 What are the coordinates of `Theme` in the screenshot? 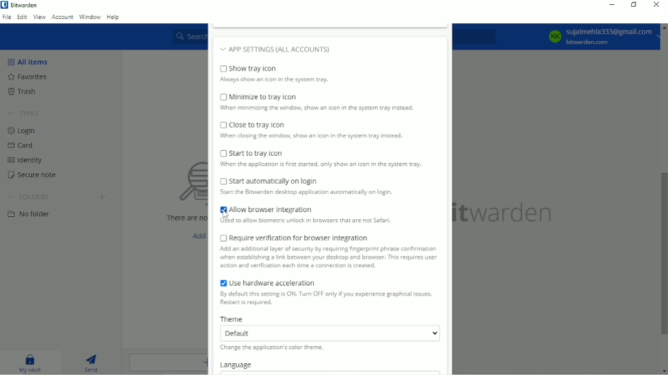 It's located at (232, 318).